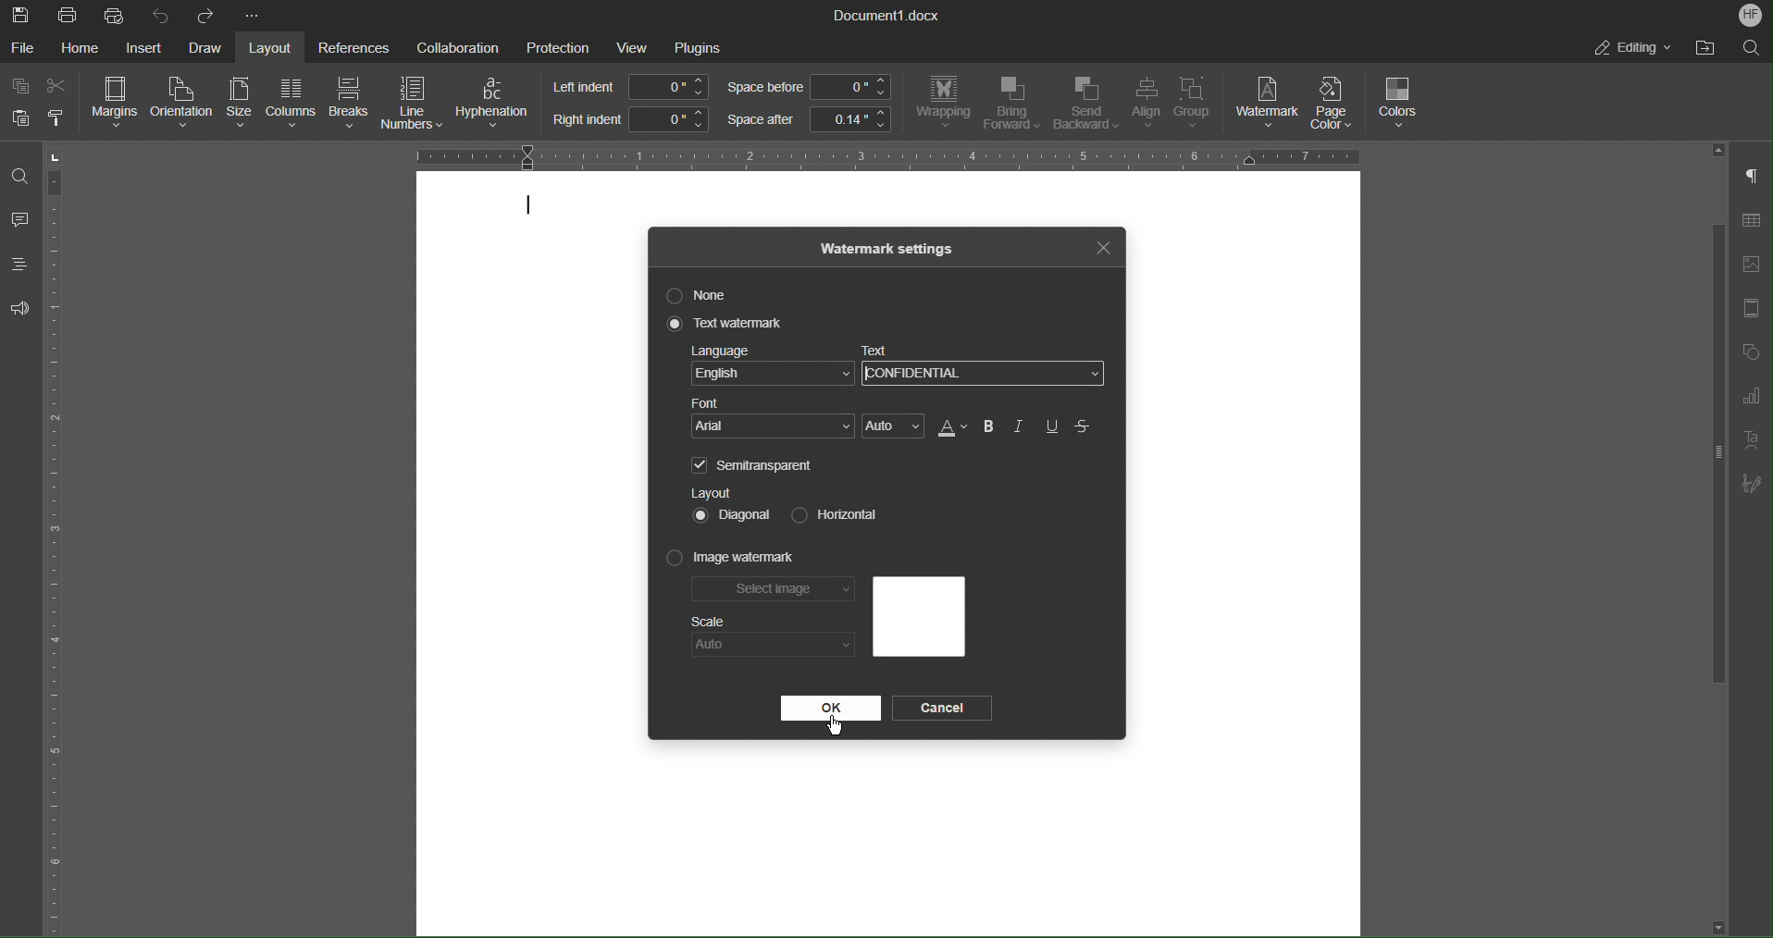  I want to click on Send Backward, so click(1085, 105).